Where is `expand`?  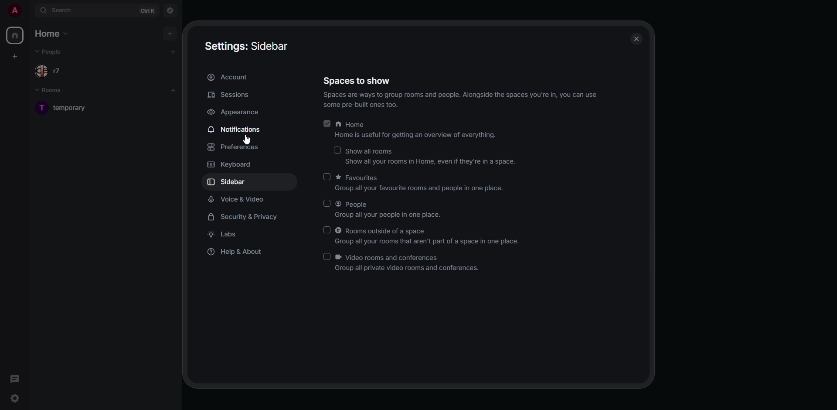 expand is located at coordinates (30, 10).